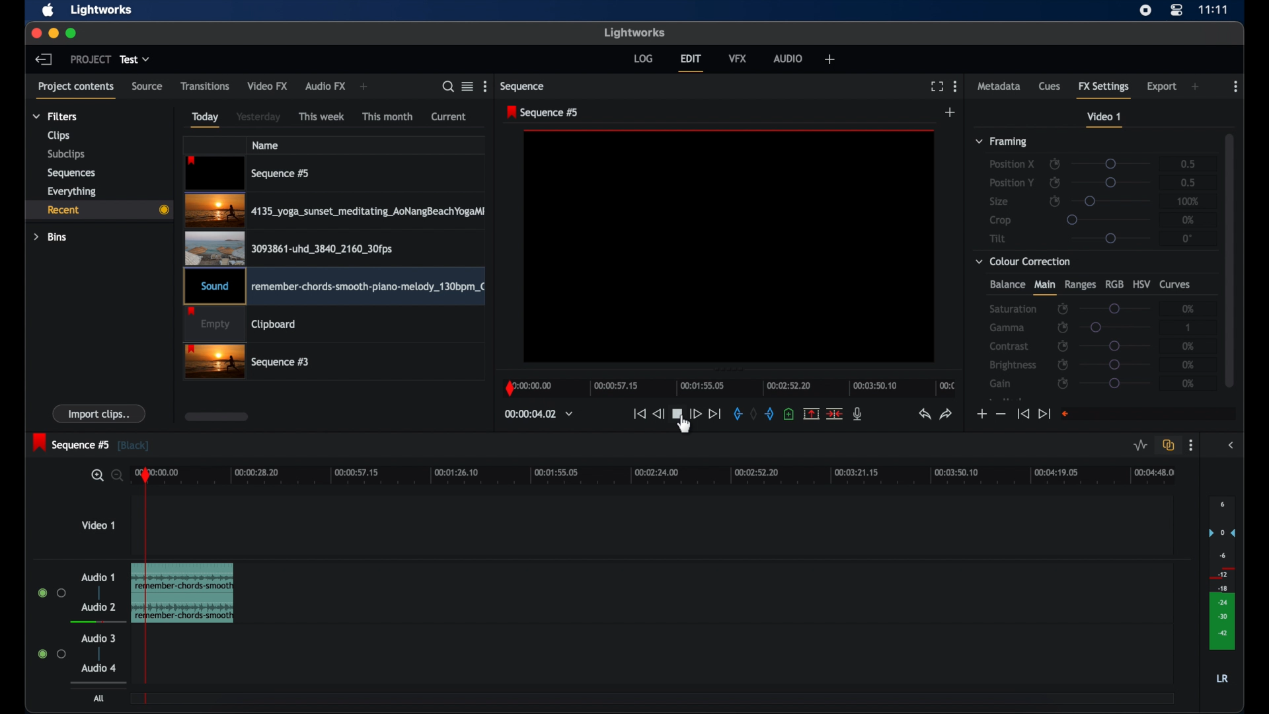 This screenshot has width=1269, height=714. Describe the element at coordinates (206, 120) in the screenshot. I see `today` at that location.